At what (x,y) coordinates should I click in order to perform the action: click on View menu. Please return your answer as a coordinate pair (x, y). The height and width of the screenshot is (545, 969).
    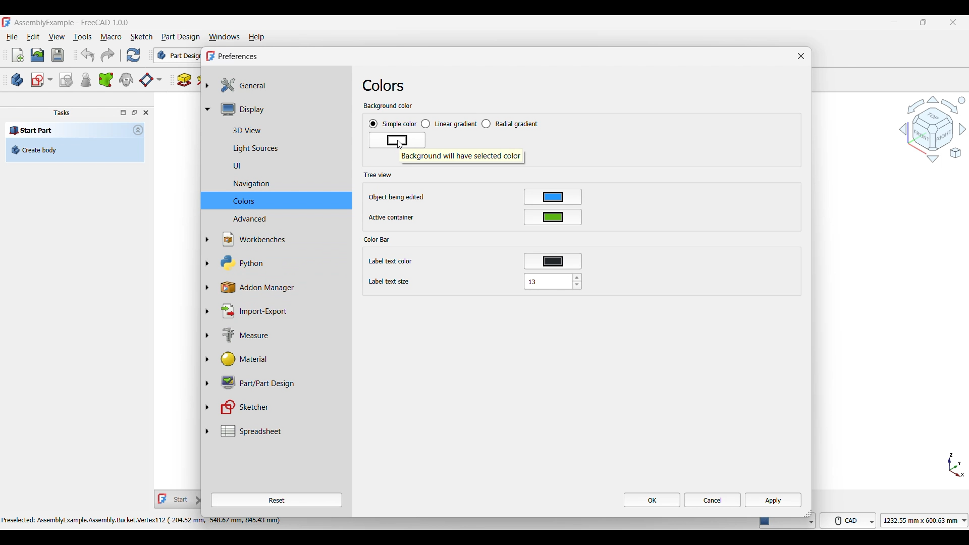
    Looking at the image, I should click on (57, 37).